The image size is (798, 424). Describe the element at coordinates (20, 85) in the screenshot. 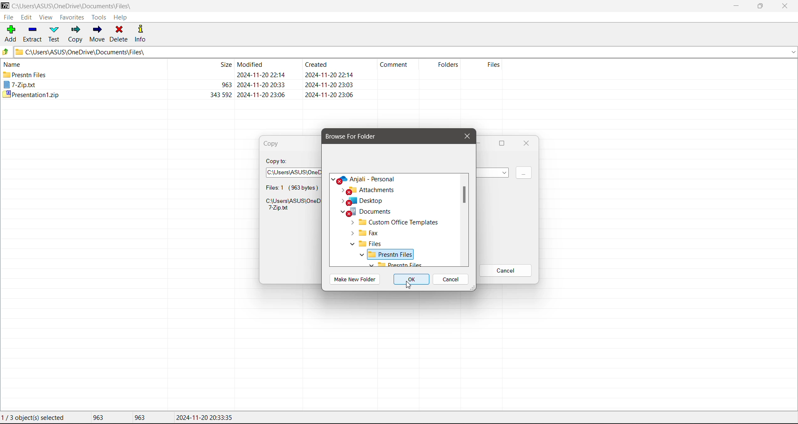

I see `7.zip.txt` at that location.